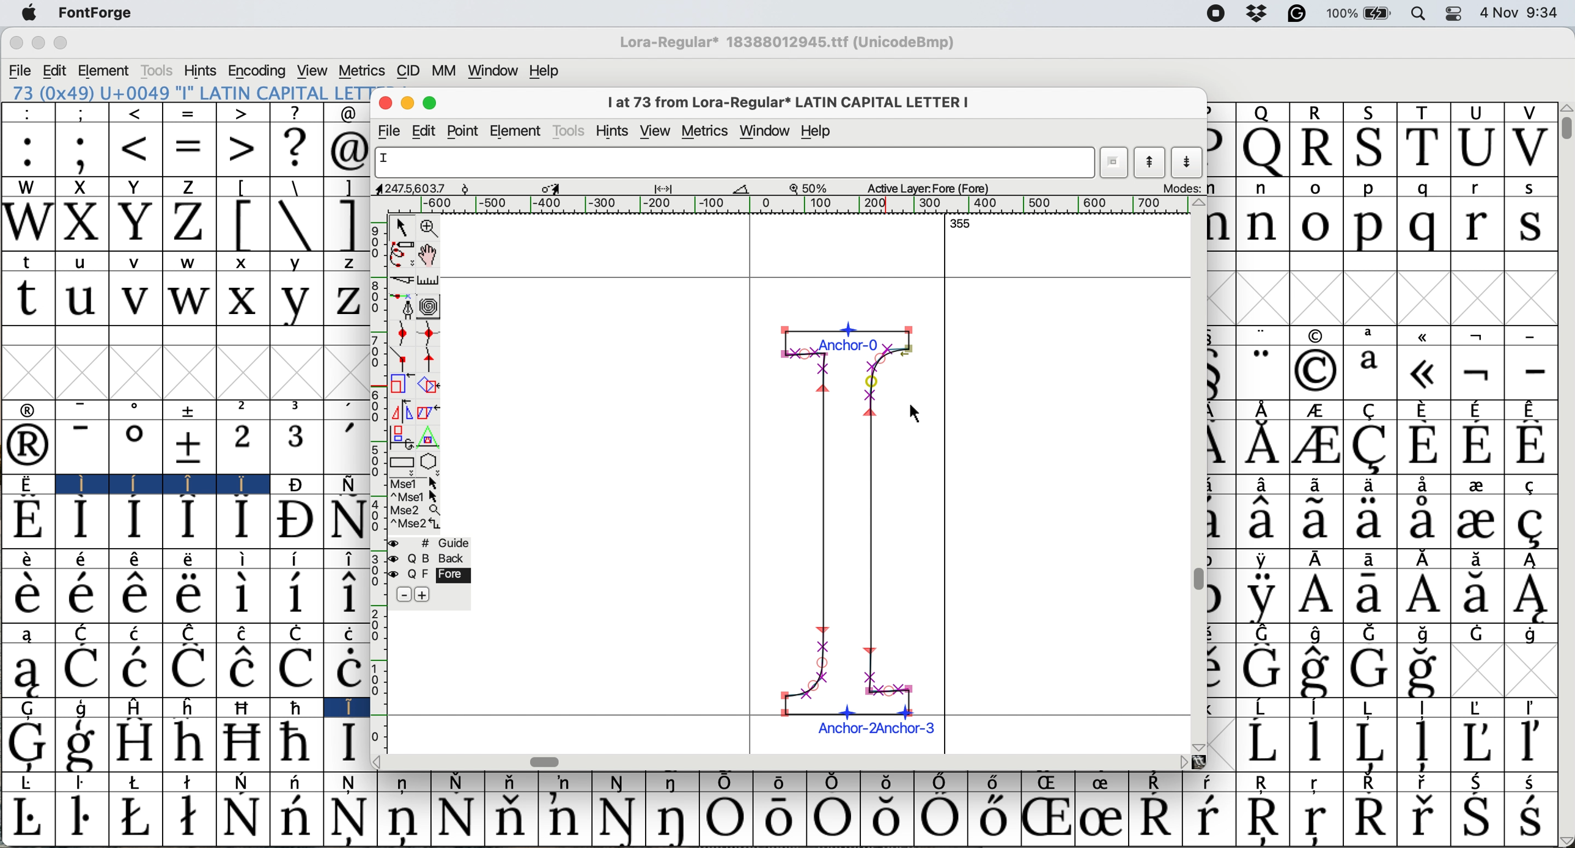  Describe the element at coordinates (992, 819) in the screenshot. I see `Symbol` at that location.